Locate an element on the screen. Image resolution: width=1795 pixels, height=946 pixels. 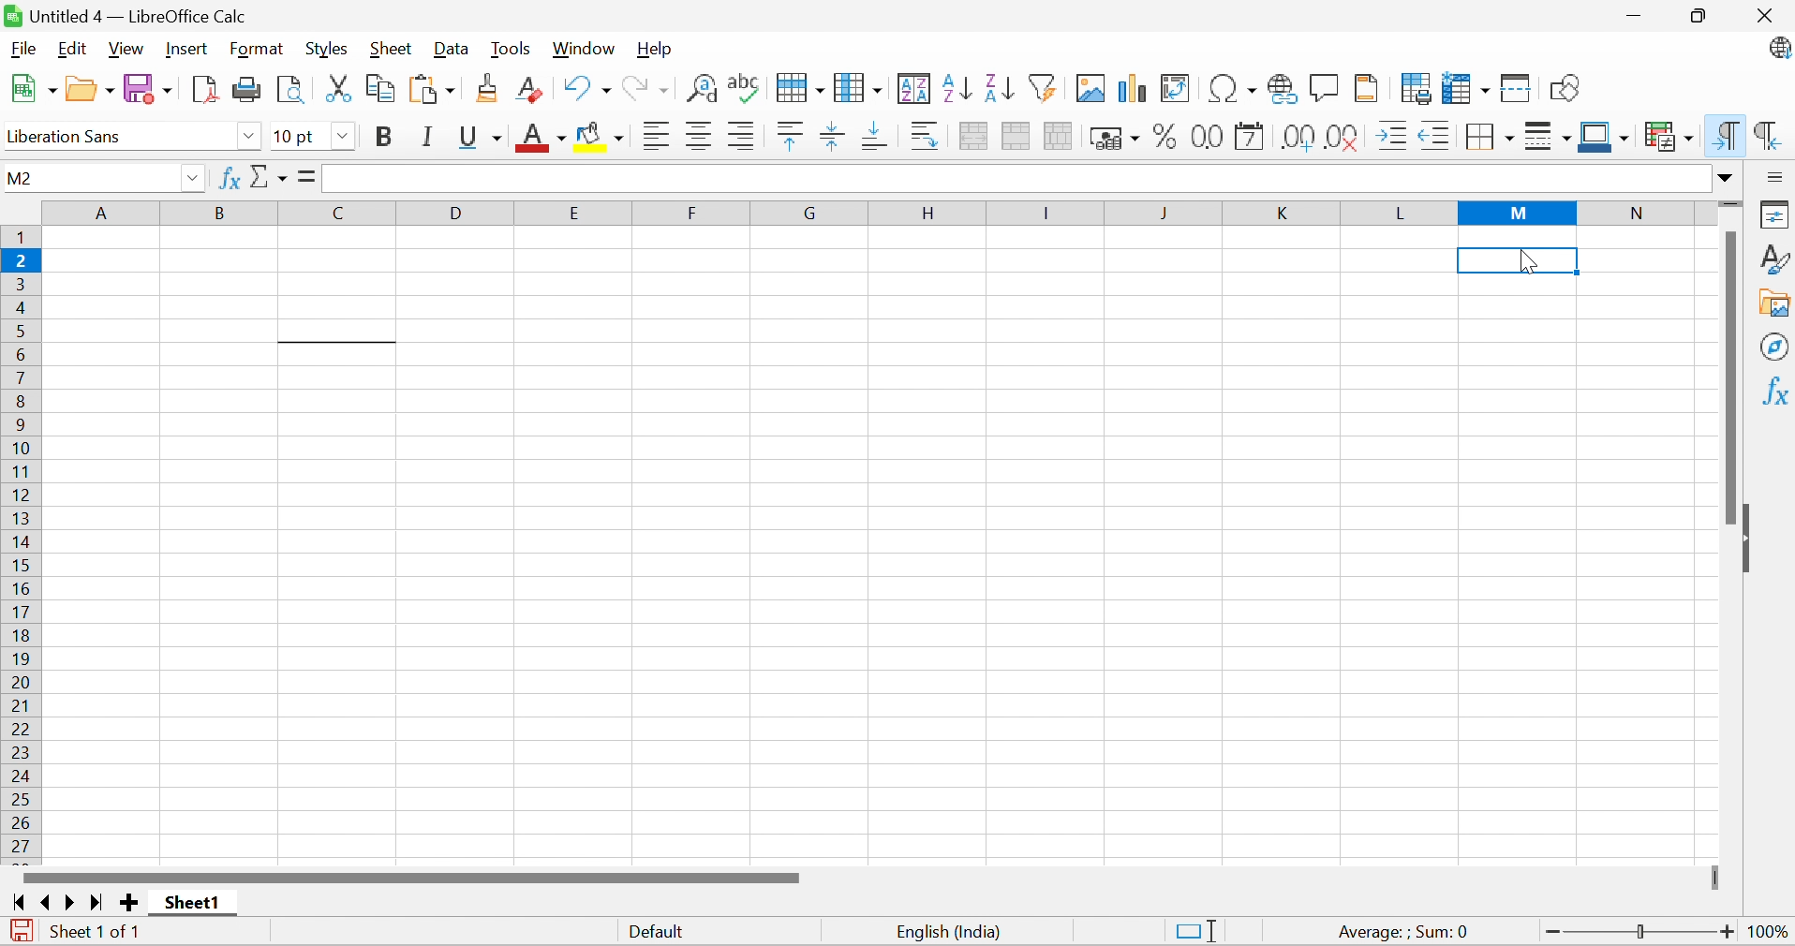
The document has been modified. Click to save the document. is located at coordinates (22, 933).